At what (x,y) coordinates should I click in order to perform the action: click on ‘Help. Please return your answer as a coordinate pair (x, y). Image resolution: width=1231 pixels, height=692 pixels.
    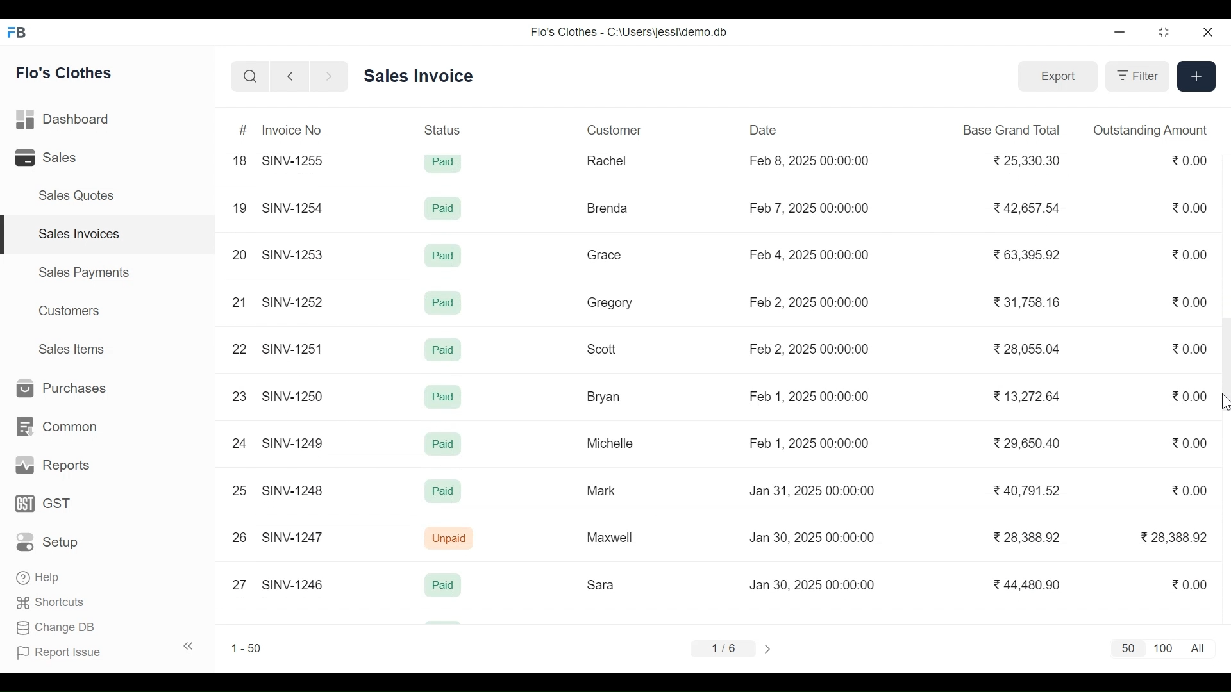
    Looking at the image, I should click on (40, 577).